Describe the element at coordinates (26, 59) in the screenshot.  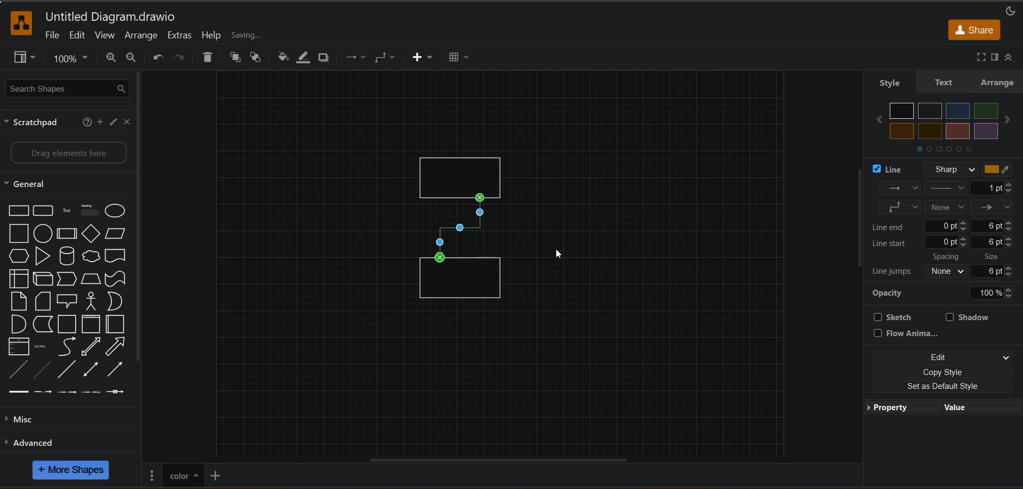
I see `view` at that location.